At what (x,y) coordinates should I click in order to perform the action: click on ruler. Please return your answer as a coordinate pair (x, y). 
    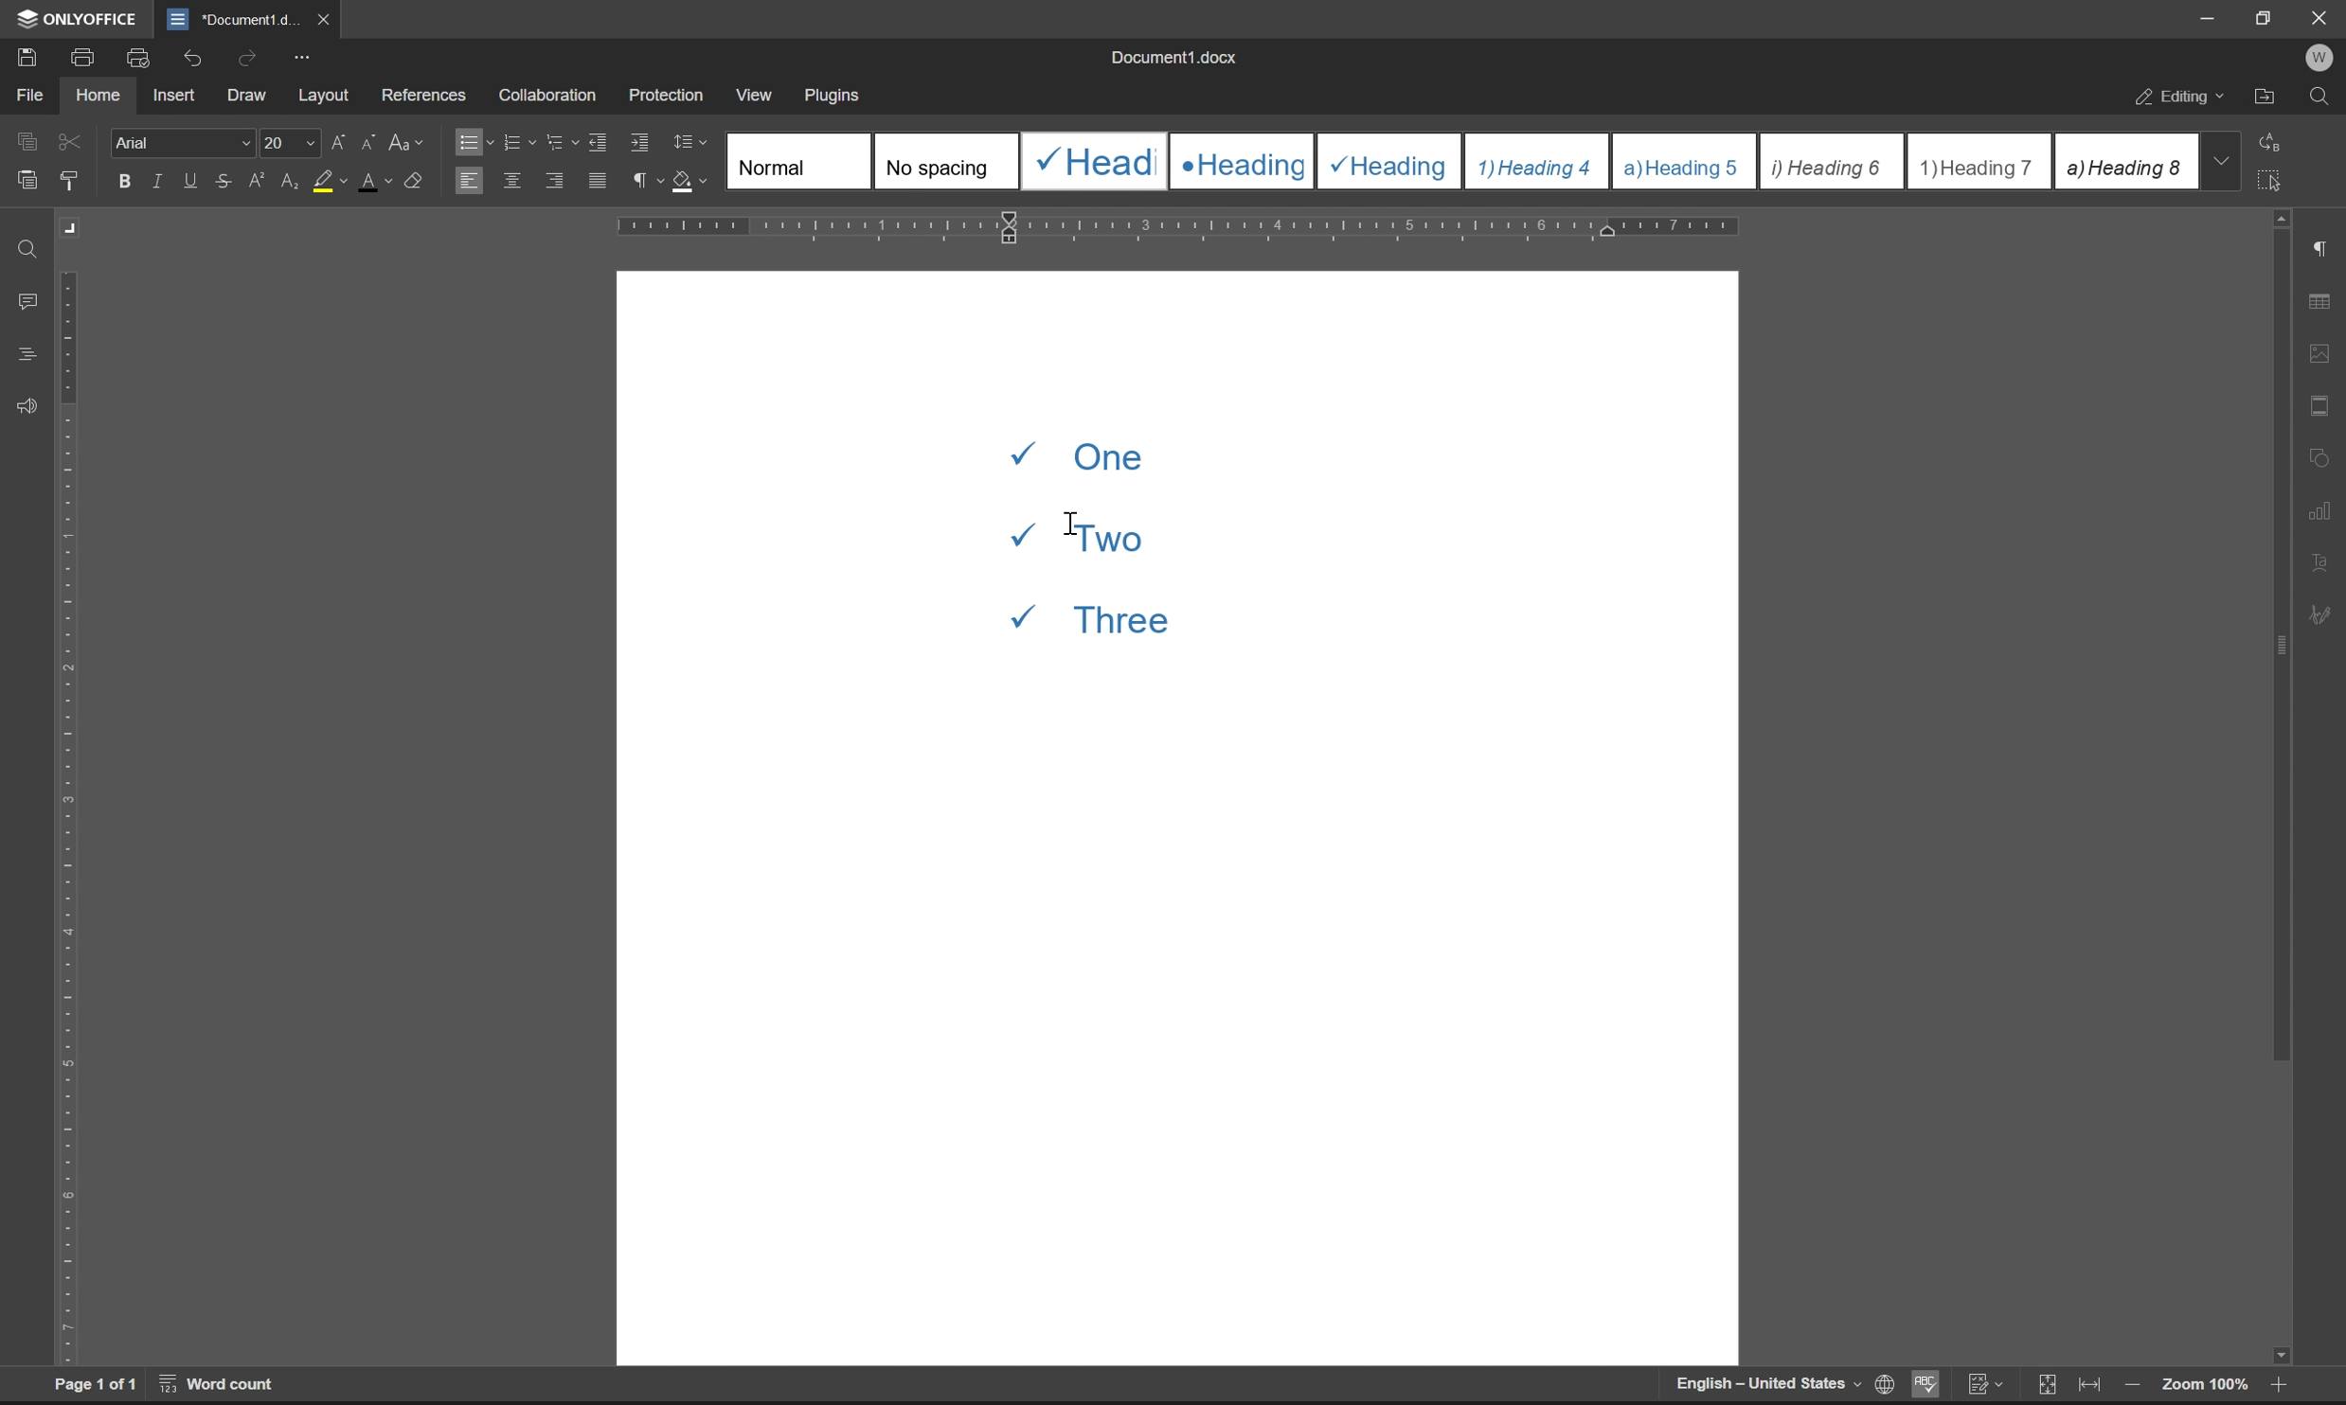
    Looking at the image, I should click on (69, 817).